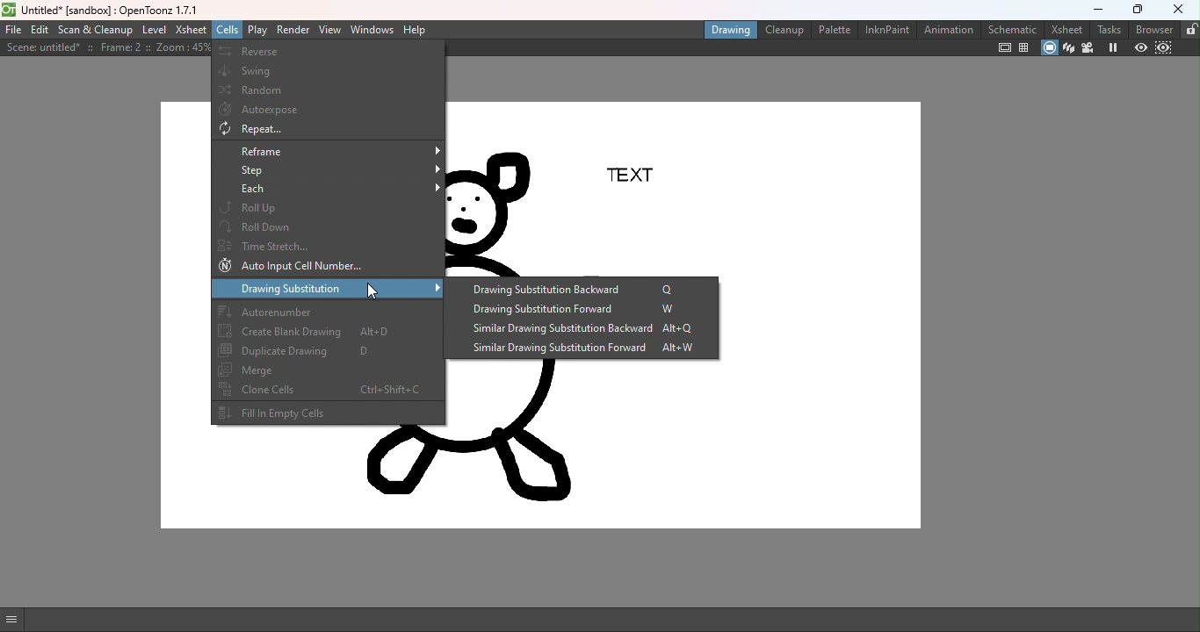 The width and height of the screenshot is (1200, 632). I want to click on Animation, so click(947, 31).